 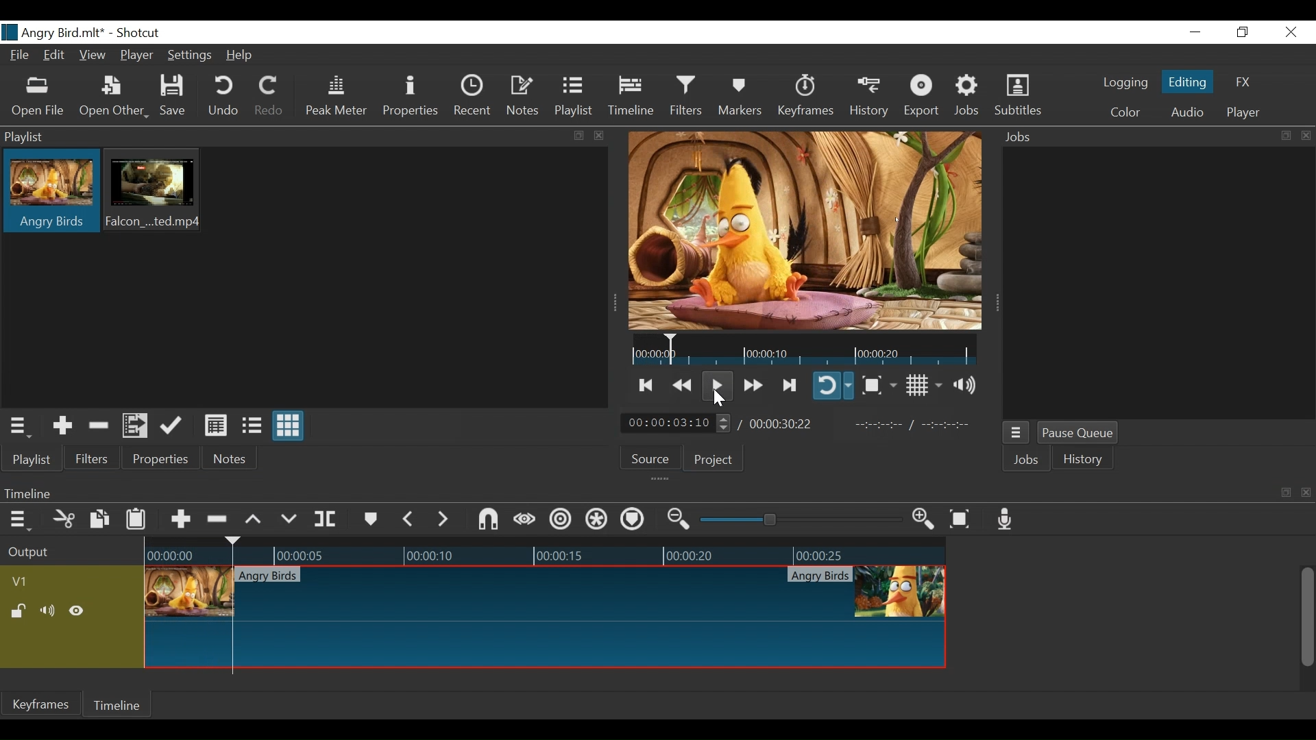 I want to click on Properties, so click(x=163, y=460).